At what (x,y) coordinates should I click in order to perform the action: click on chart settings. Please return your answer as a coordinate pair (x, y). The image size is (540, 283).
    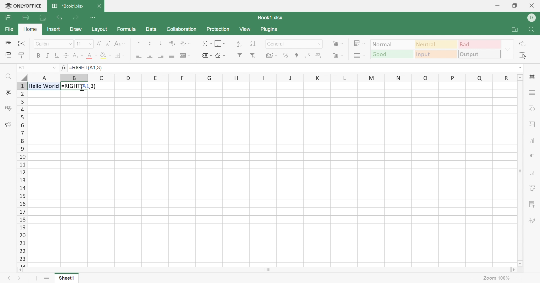
    Looking at the image, I should click on (532, 141).